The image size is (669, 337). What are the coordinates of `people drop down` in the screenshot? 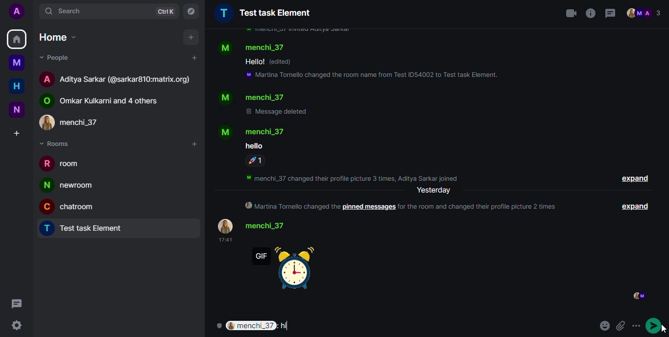 It's located at (57, 58).